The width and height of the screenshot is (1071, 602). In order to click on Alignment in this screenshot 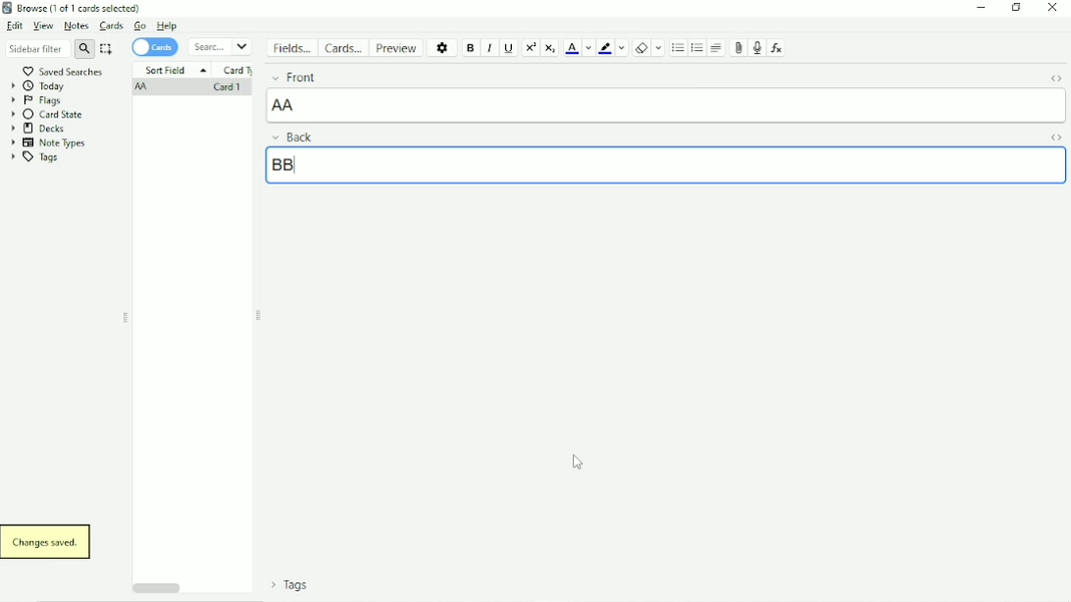, I will do `click(717, 47)`.